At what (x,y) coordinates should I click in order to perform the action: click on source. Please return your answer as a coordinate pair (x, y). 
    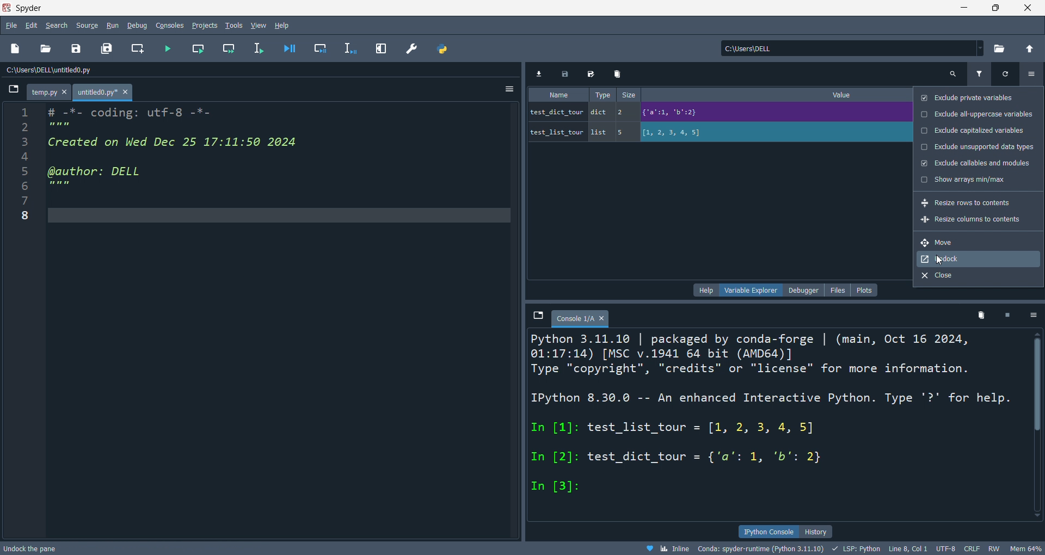
    Looking at the image, I should click on (87, 24).